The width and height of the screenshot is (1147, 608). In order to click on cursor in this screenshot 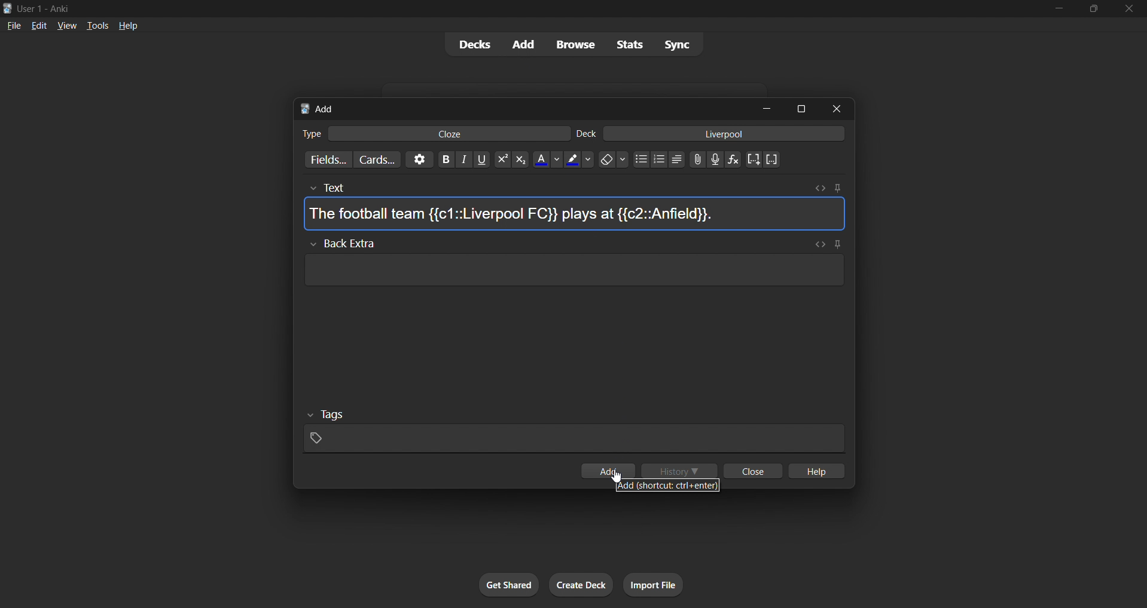, I will do `click(617, 477)`.